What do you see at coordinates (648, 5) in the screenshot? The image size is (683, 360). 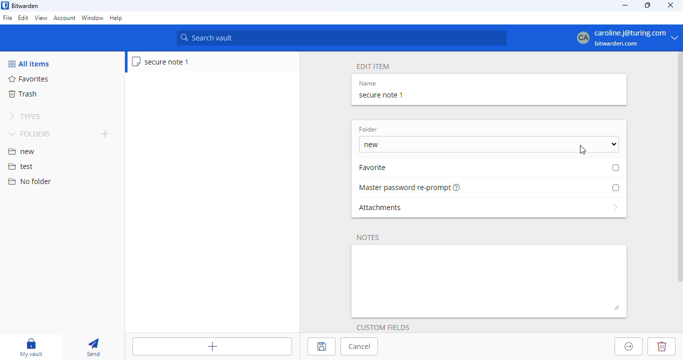 I see `maximize` at bounding box center [648, 5].